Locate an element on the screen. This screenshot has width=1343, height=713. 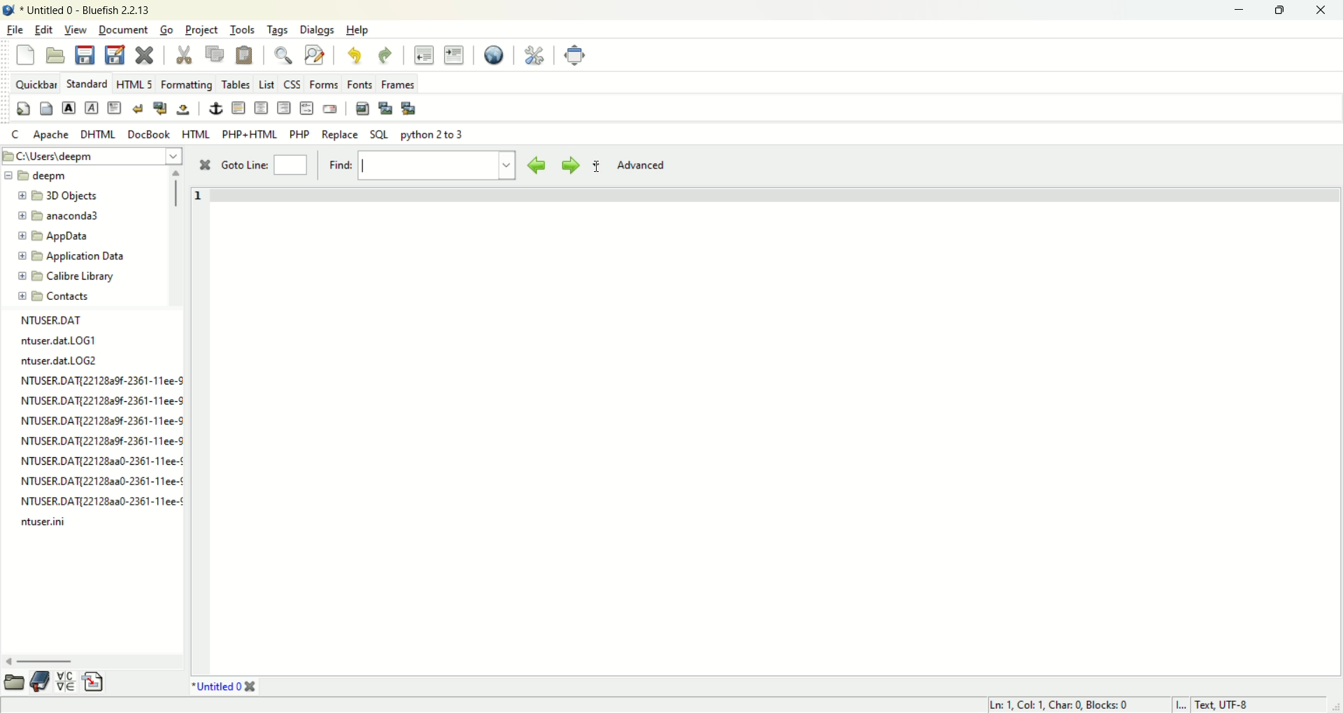
Apache is located at coordinates (50, 134).